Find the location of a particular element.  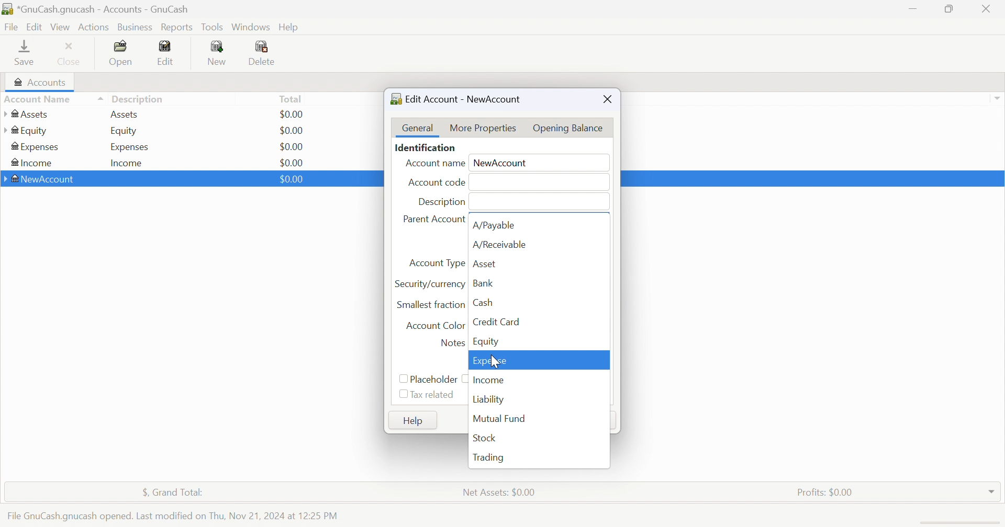

Business is located at coordinates (137, 28).